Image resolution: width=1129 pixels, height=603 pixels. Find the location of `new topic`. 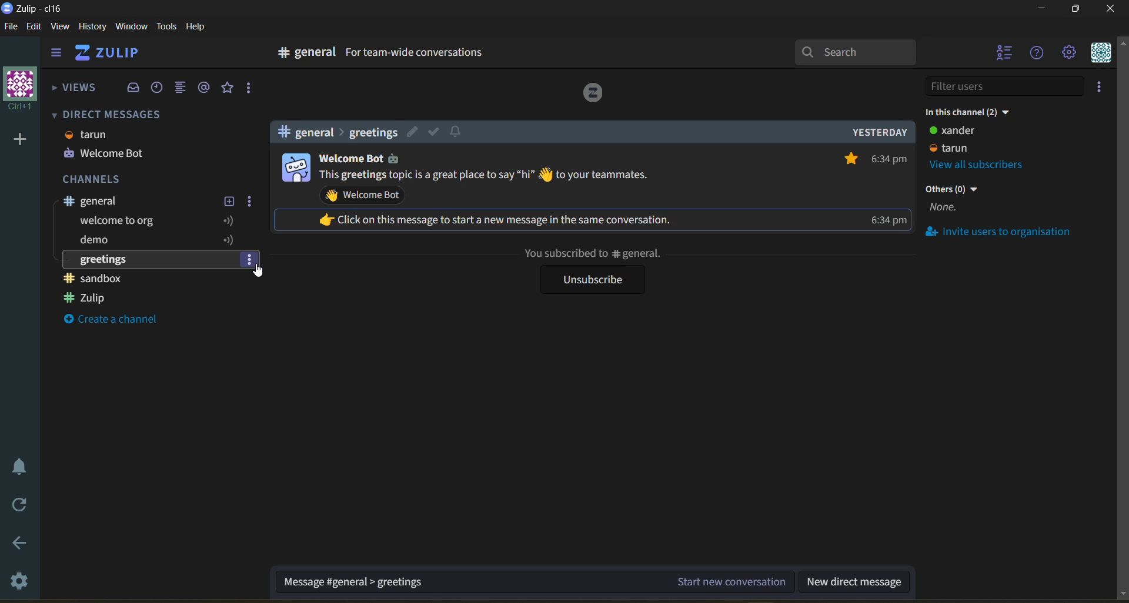

new topic is located at coordinates (228, 202).